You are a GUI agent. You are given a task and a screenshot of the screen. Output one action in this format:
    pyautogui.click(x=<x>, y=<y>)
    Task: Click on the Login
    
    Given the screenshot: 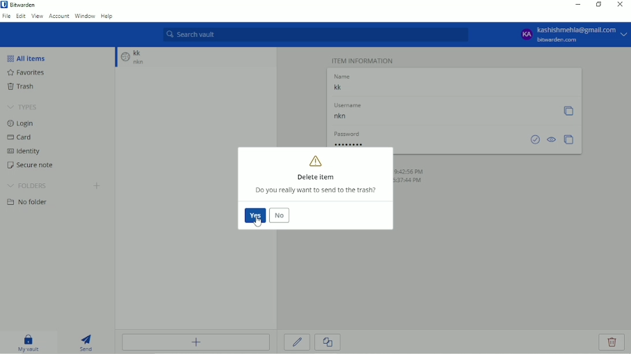 What is the action you would take?
    pyautogui.click(x=24, y=125)
    